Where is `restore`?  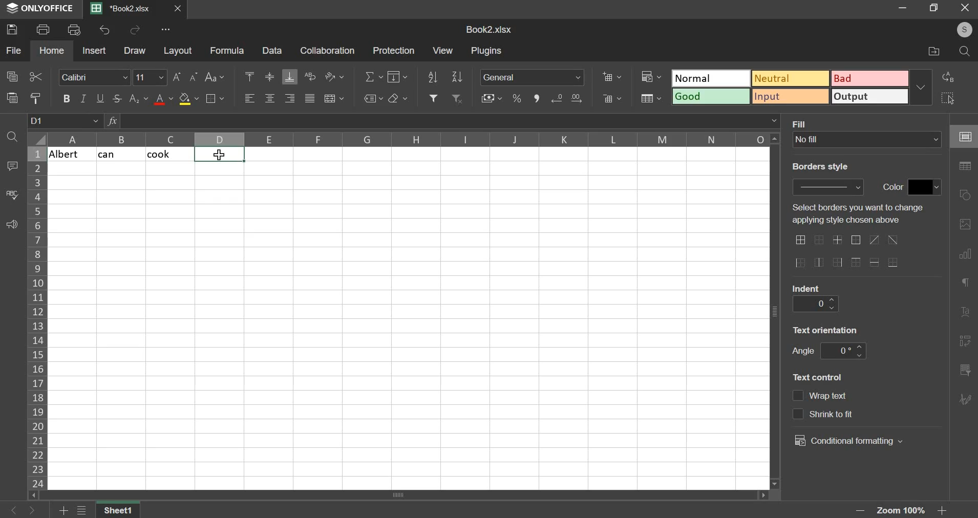 restore is located at coordinates (932, 9).